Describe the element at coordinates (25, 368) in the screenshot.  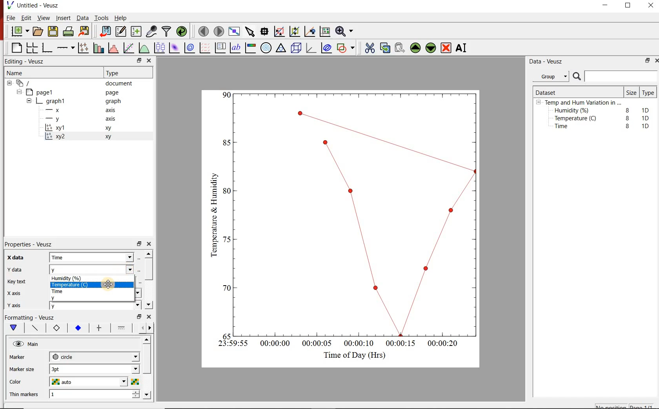
I see `Marker size` at that location.